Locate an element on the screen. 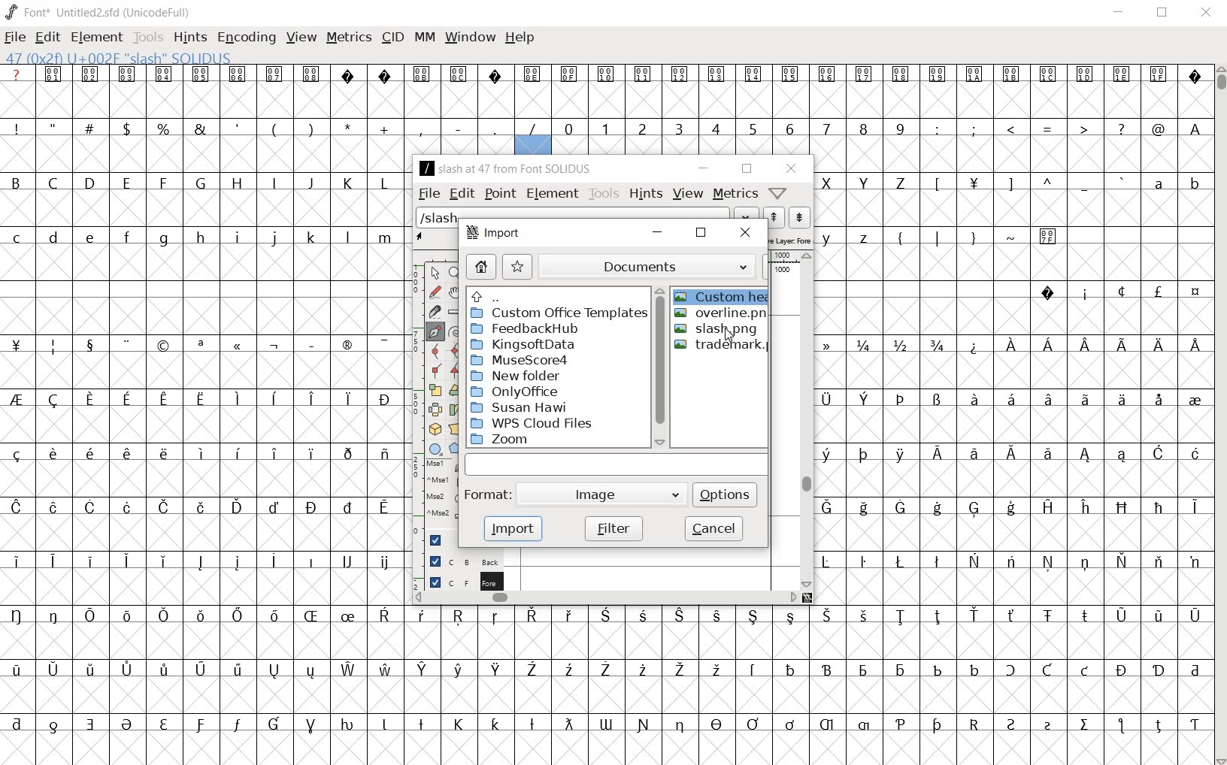  TOOLS is located at coordinates (147, 38).